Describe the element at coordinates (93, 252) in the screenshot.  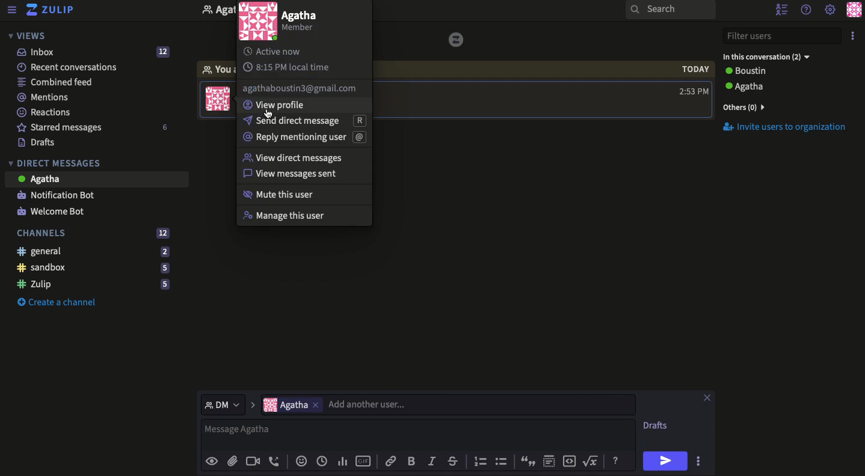
I see `General` at that location.